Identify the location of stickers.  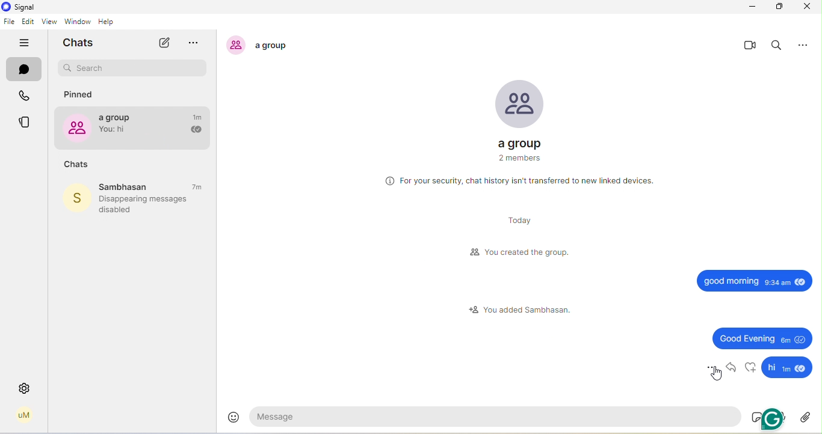
(757, 416).